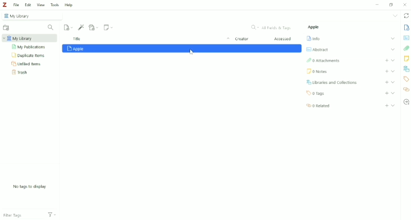  Describe the element at coordinates (394, 16) in the screenshot. I see `List all tabs` at that location.